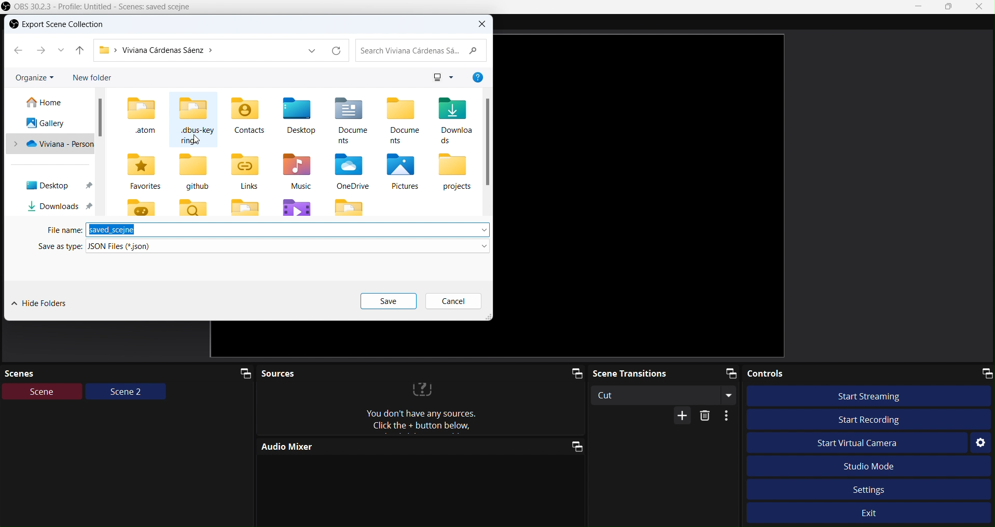 This screenshot has height=527, width=995. Describe the element at coordinates (389, 301) in the screenshot. I see `Save` at that location.